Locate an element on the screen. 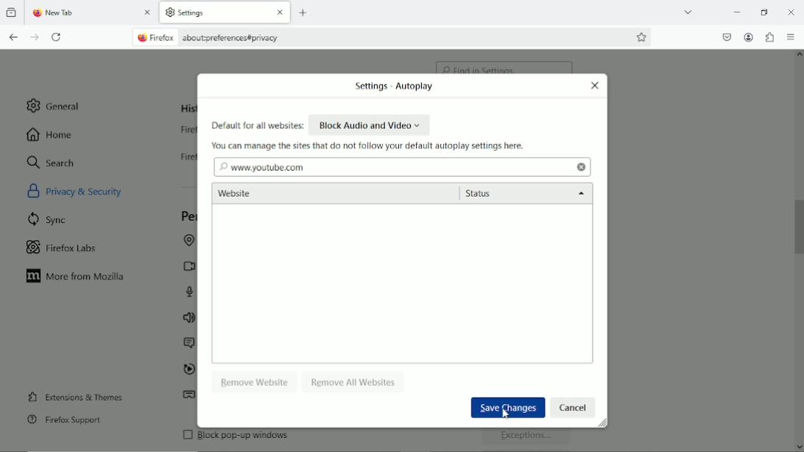 The image size is (804, 452). firefox labs is located at coordinates (62, 246).